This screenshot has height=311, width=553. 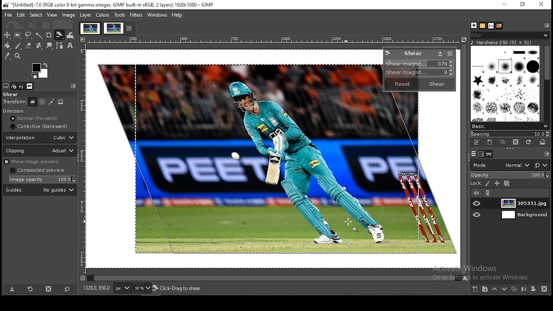 What do you see at coordinates (540, 5) in the screenshot?
I see `close window` at bounding box center [540, 5].